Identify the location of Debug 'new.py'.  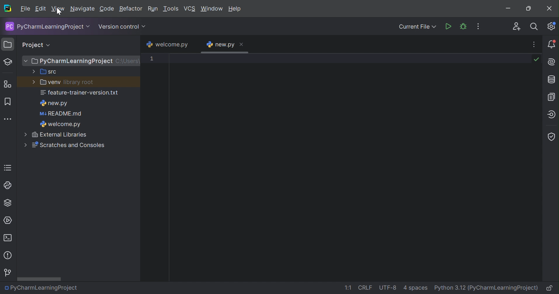
(464, 26).